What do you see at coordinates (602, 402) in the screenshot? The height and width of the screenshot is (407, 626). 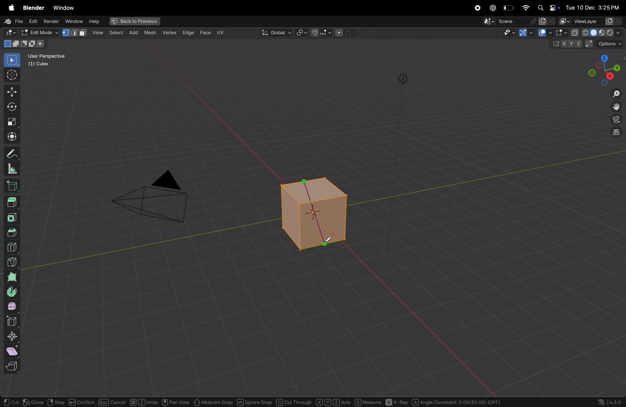 I see `Show system preferences  "Network" panel to allow online access` at bounding box center [602, 402].